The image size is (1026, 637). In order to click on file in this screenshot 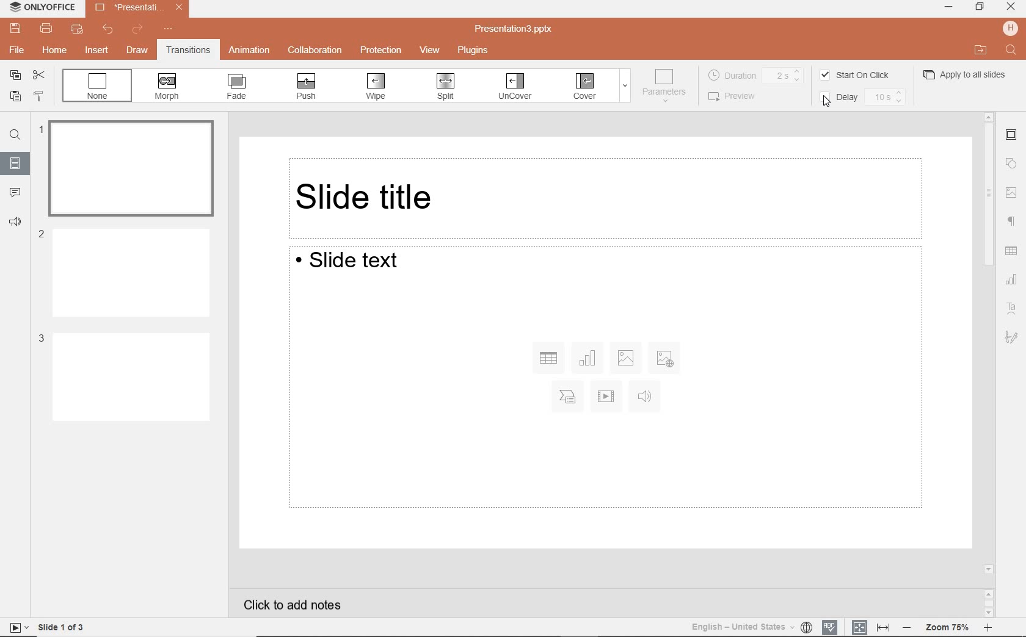, I will do `click(16, 49)`.